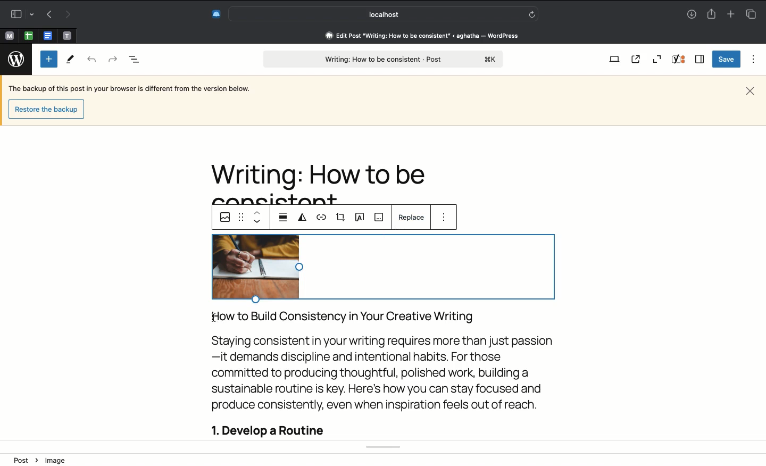  What do you see at coordinates (224, 217) in the screenshot?
I see `Images` at bounding box center [224, 217].